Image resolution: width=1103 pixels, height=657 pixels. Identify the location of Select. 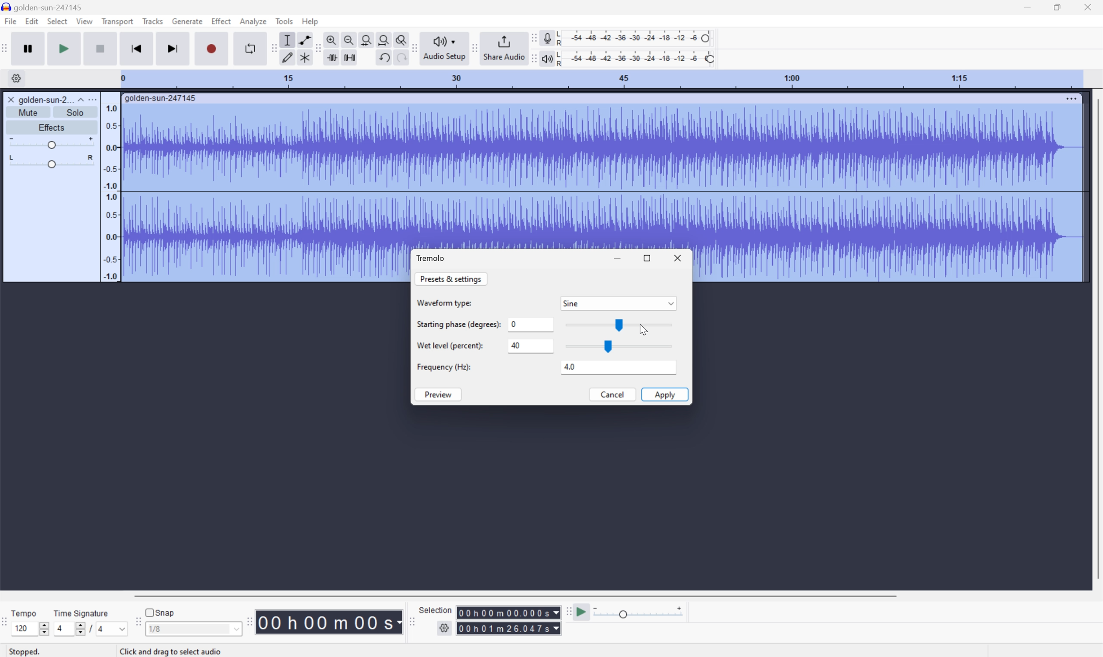
(57, 20).